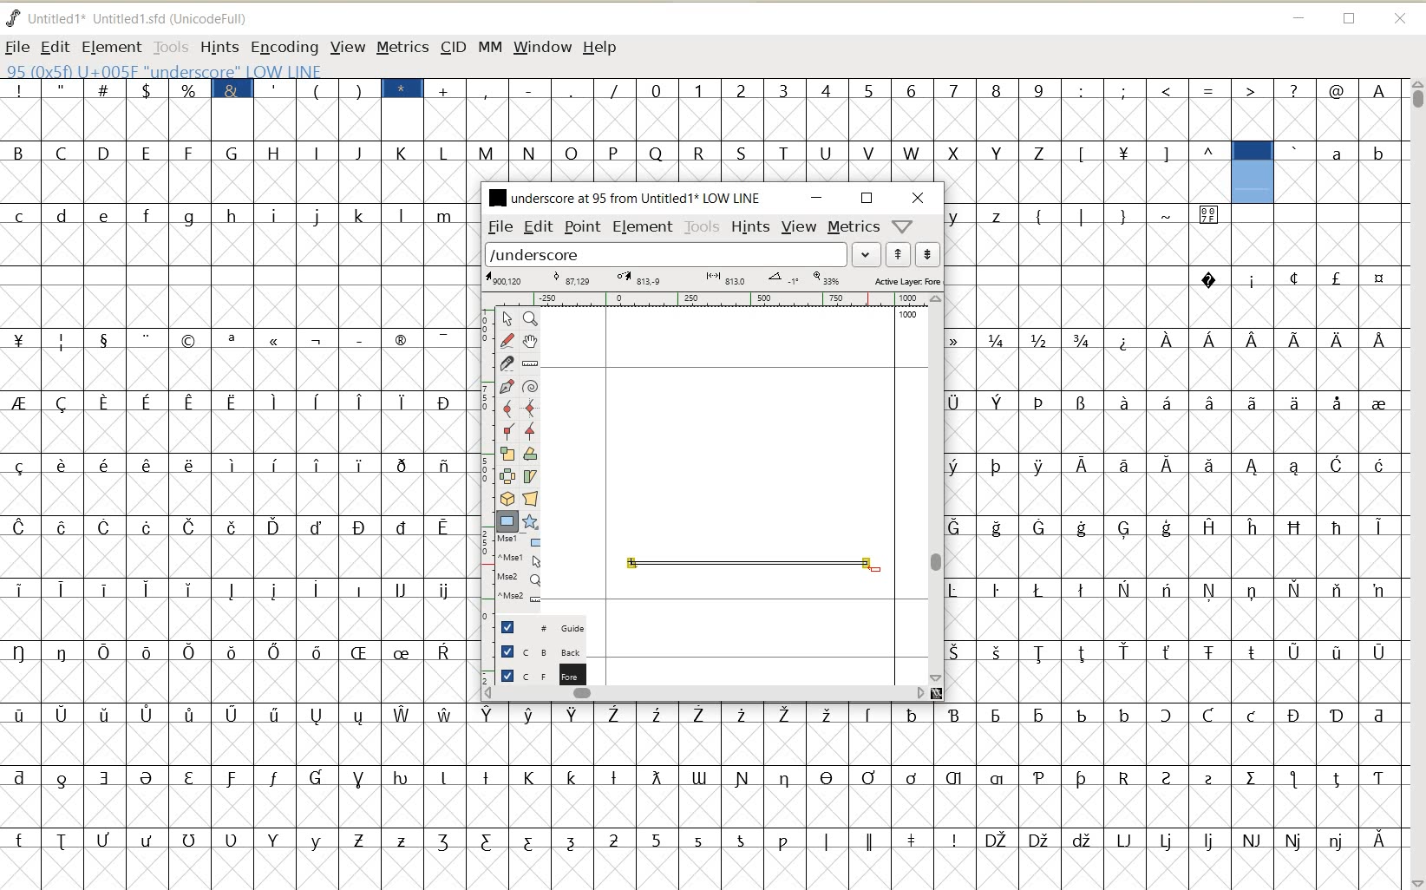  What do you see at coordinates (235, 473) in the screenshot?
I see `GLYPHY CHARACTERS` at bounding box center [235, 473].